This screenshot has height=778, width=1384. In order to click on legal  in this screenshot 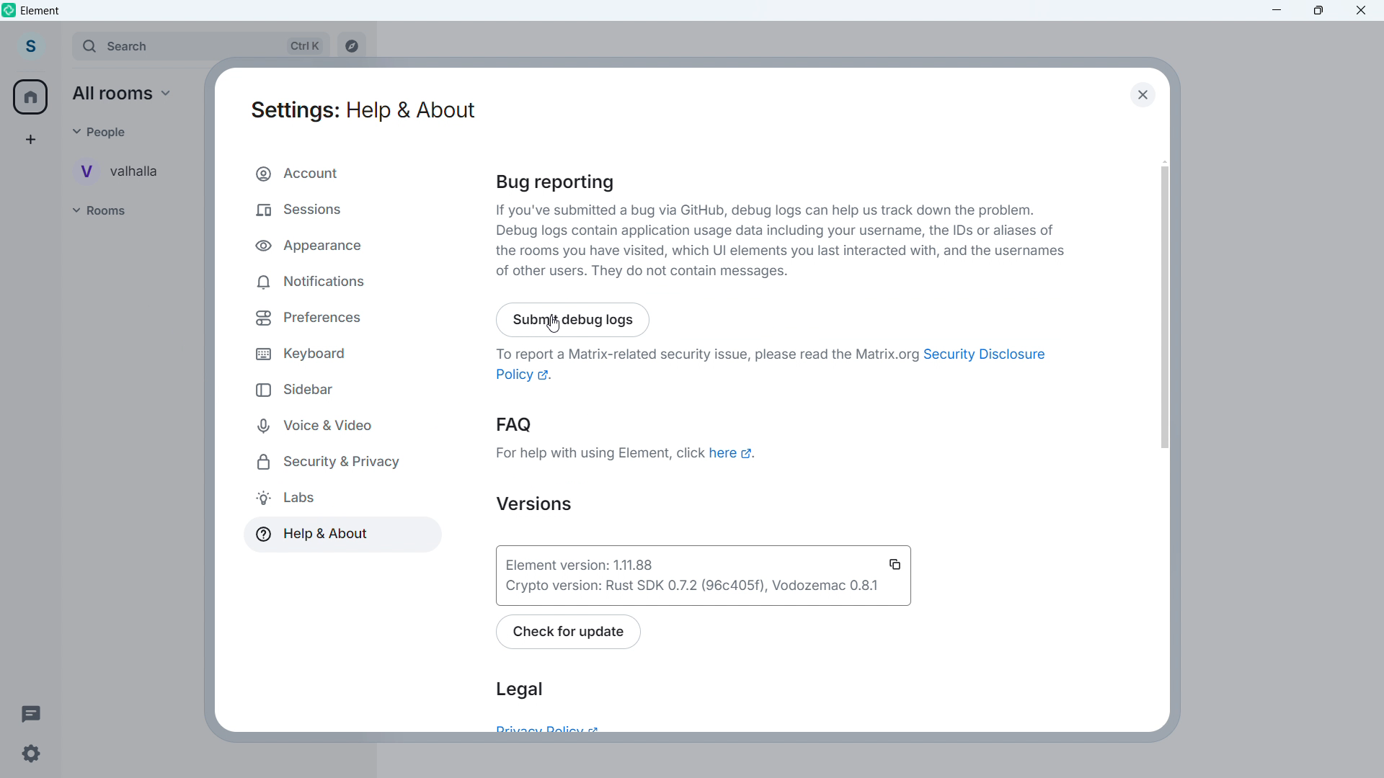, I will do `click(519, 689)`.